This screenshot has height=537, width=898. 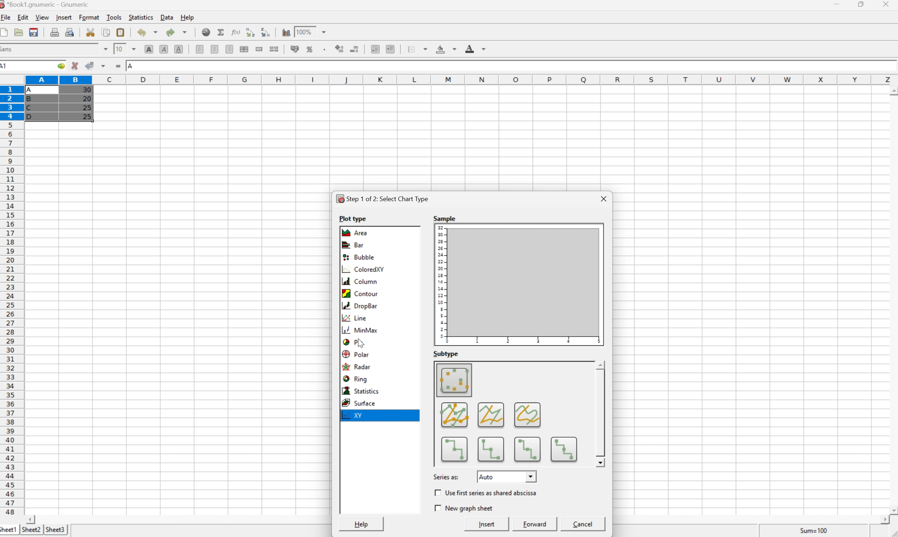 What do you see at coordinates (360, 391) in the screenshot?
I see `Statistics` at bounding box center [360, 391].